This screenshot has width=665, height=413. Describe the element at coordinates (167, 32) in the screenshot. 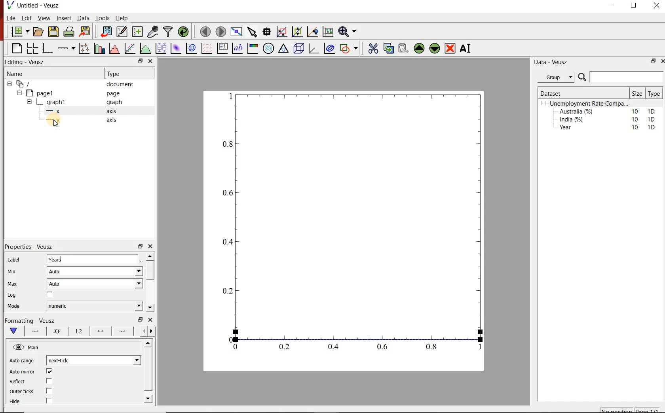

I see `filter data` at that location.